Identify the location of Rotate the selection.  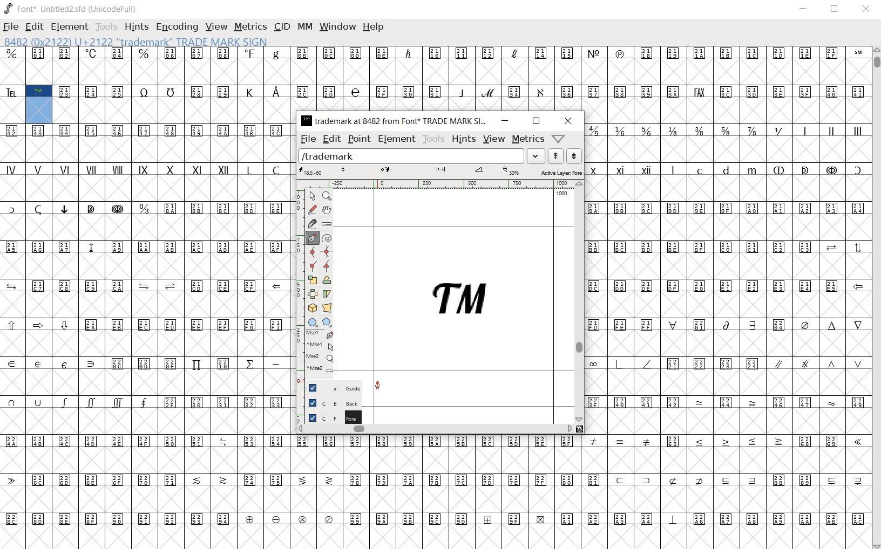
(327, 280).